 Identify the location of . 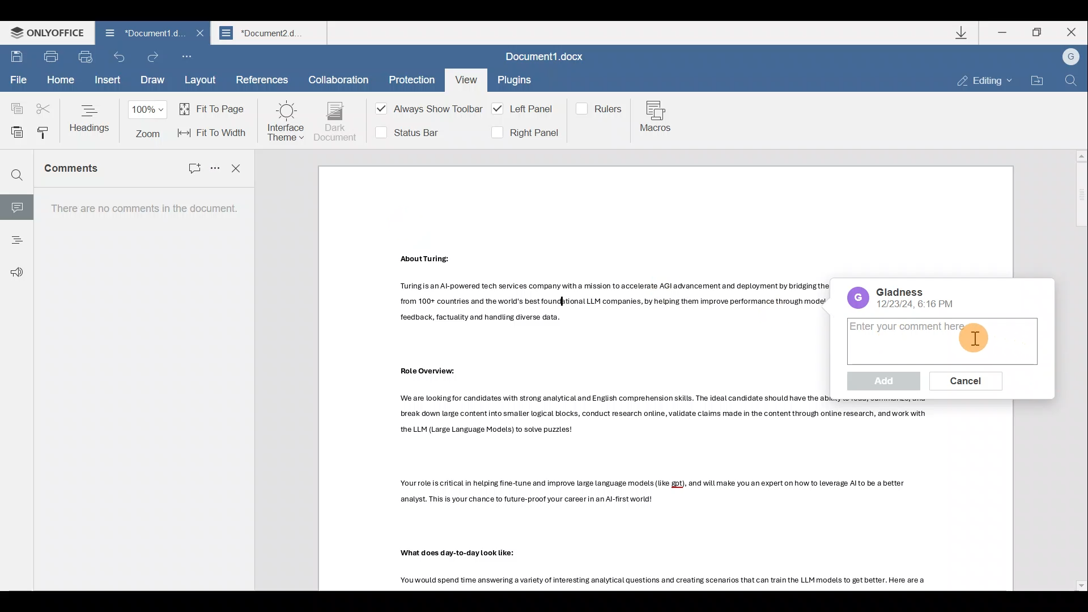
(459, 553).